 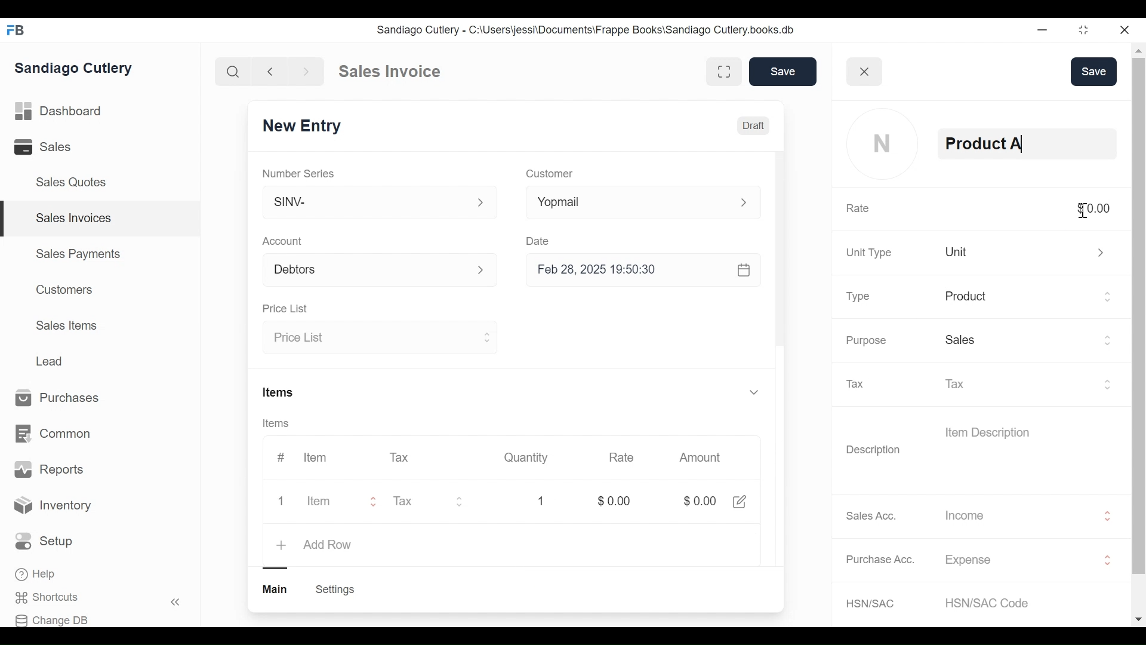 What do you see at coordinates (885, 145) in the screenshot?
I see `profile` at bounding box center [885, 145].